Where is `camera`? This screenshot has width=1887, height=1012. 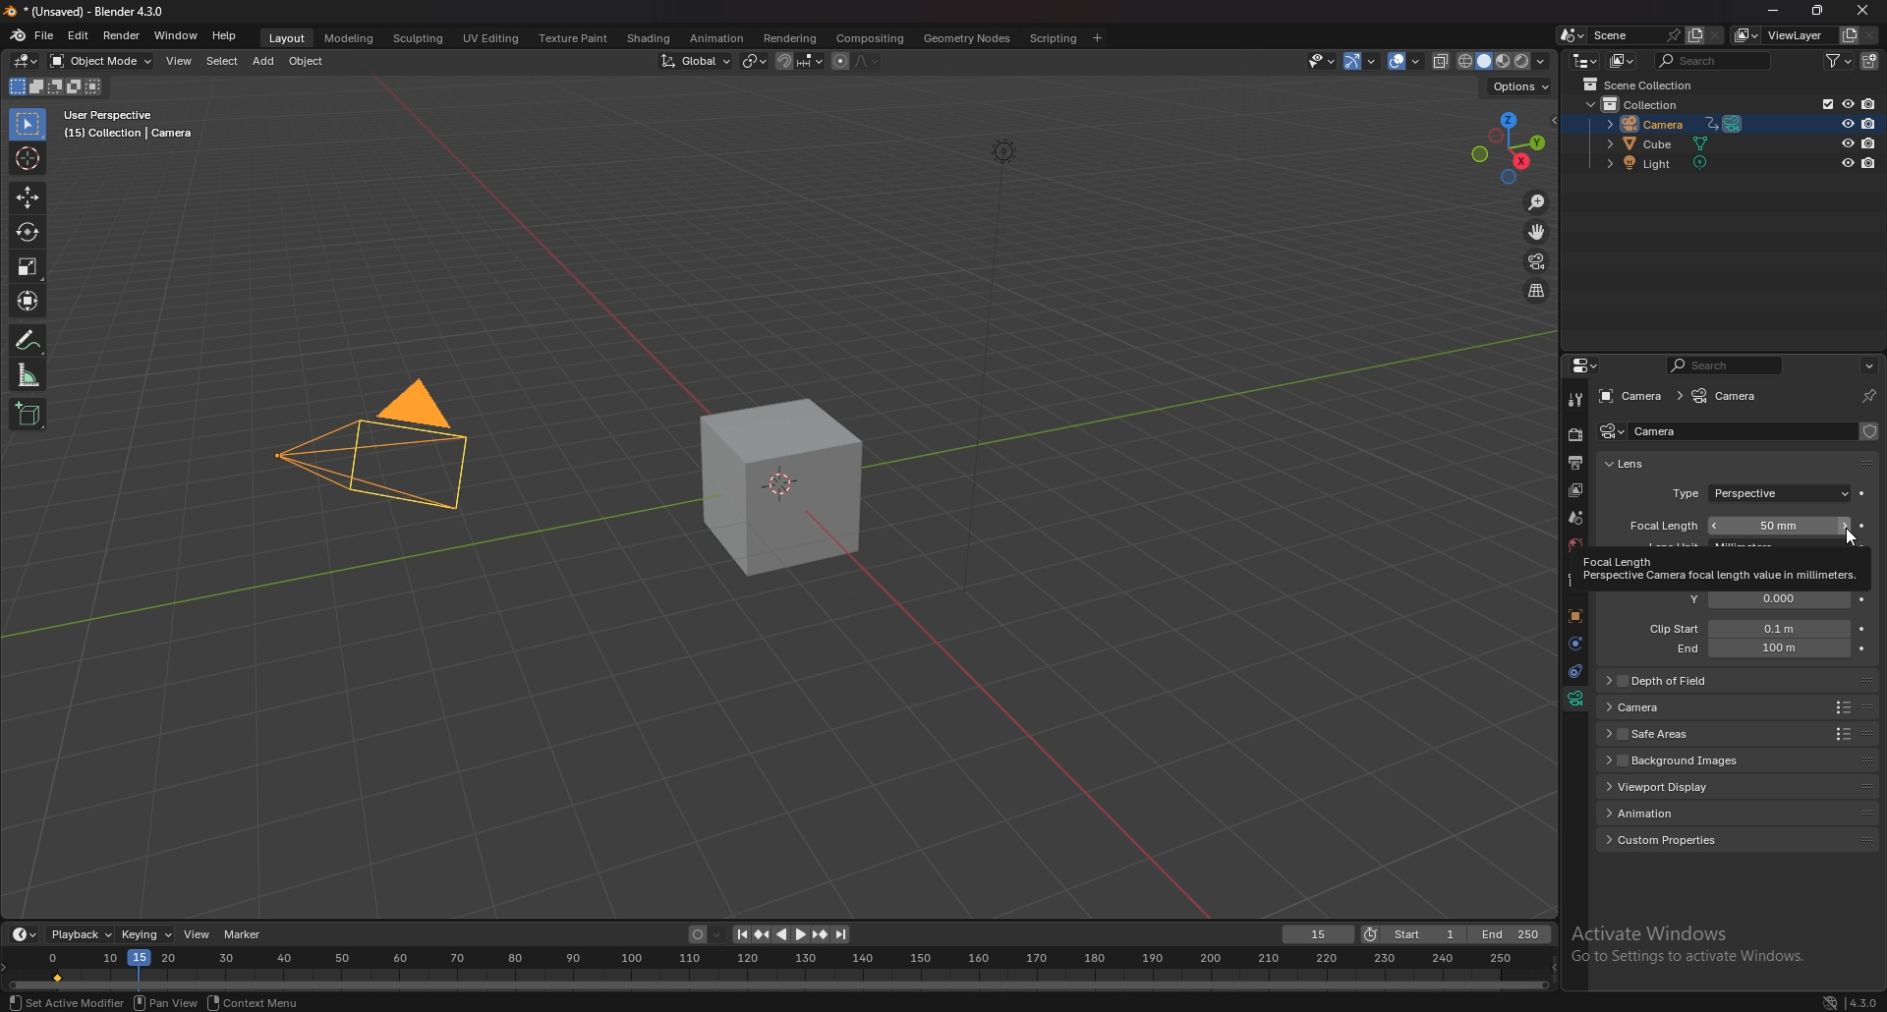 camera is located at coordinates (1729, 397).